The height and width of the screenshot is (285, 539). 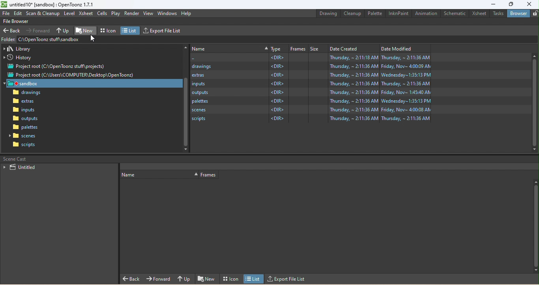 I want to click on Render, so click(x=131, y=13).